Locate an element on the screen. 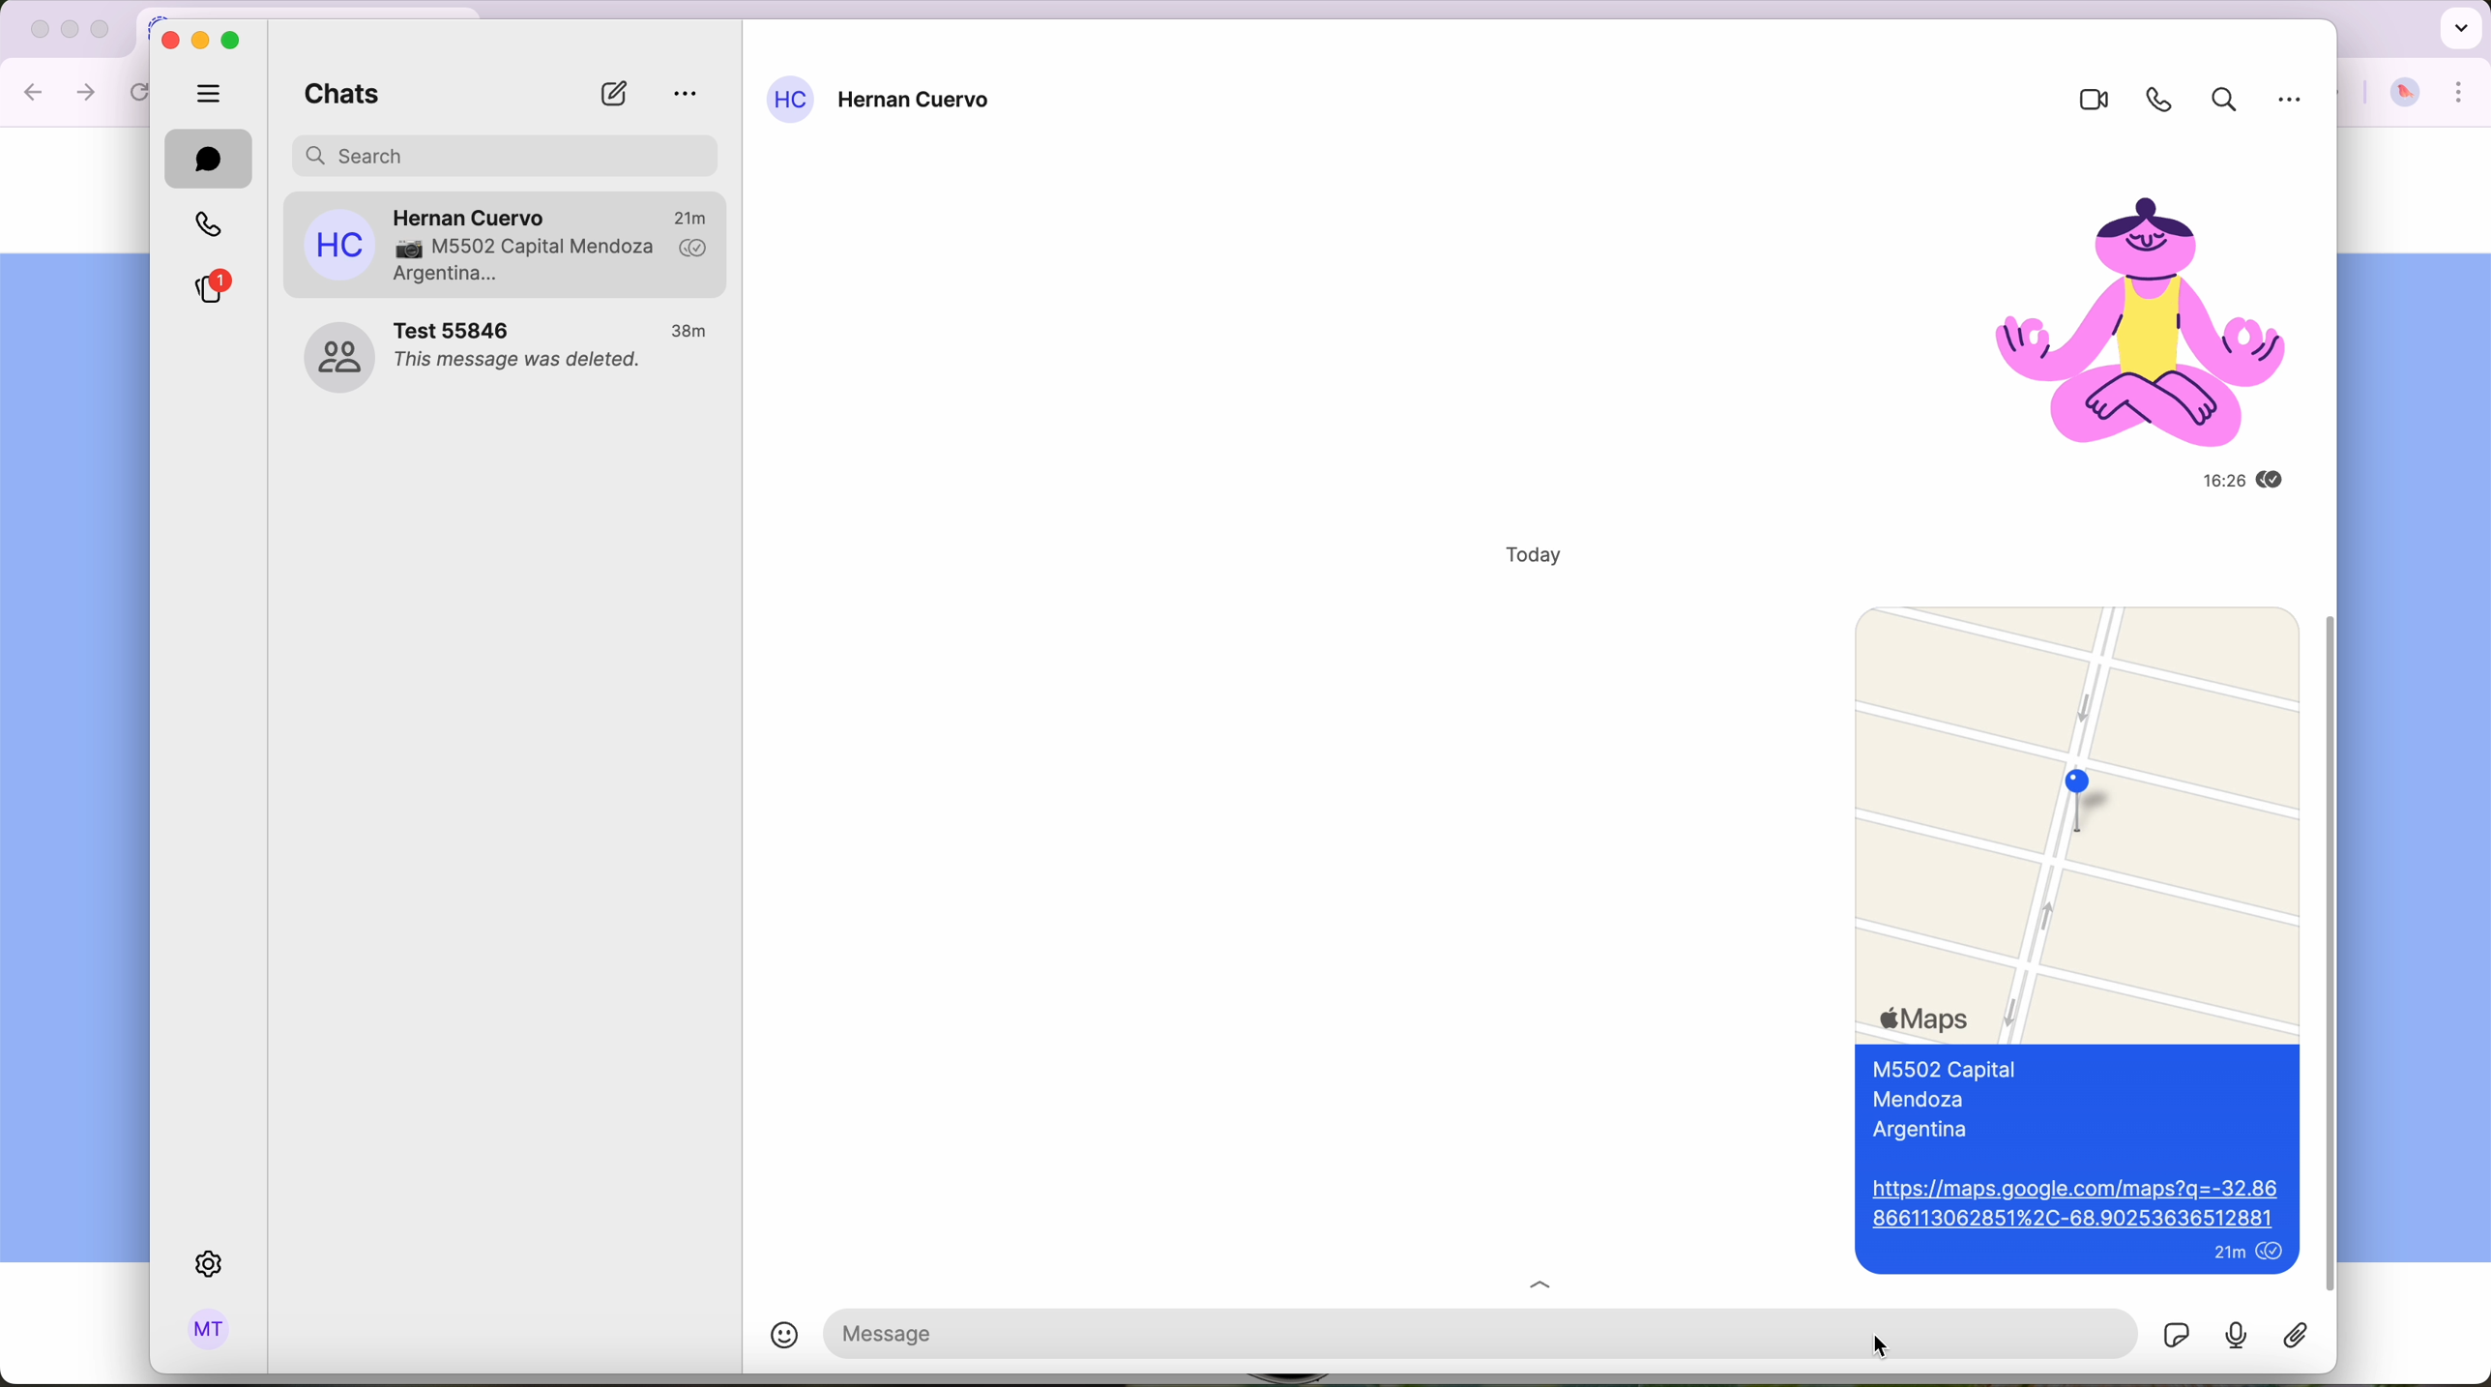 The width and height of the screenshot is (2491, 1387). profile is located at coordinates (210, 1332).